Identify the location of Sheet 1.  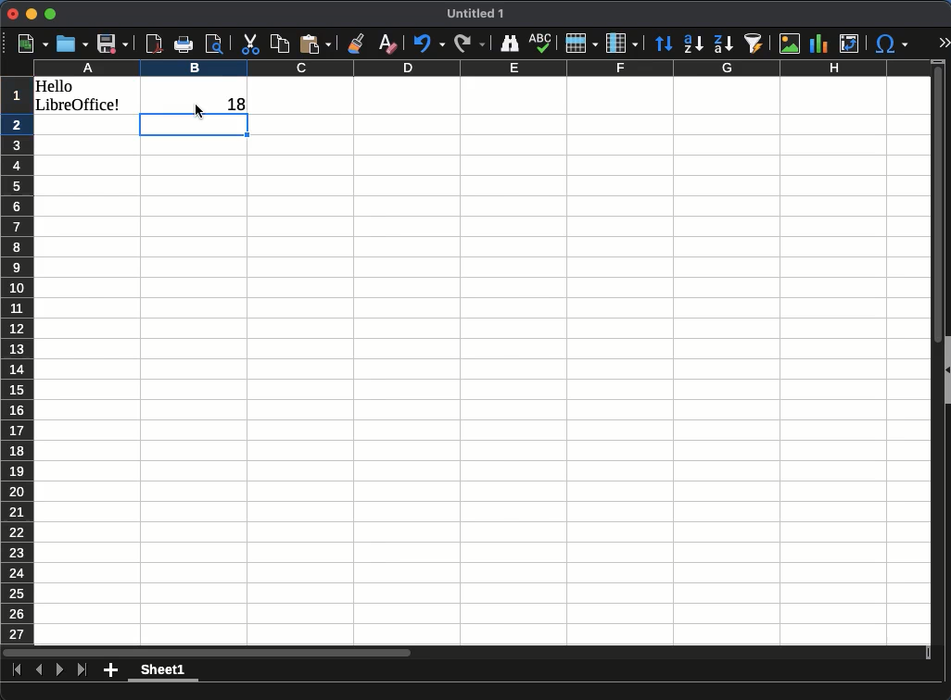
(163, 672).